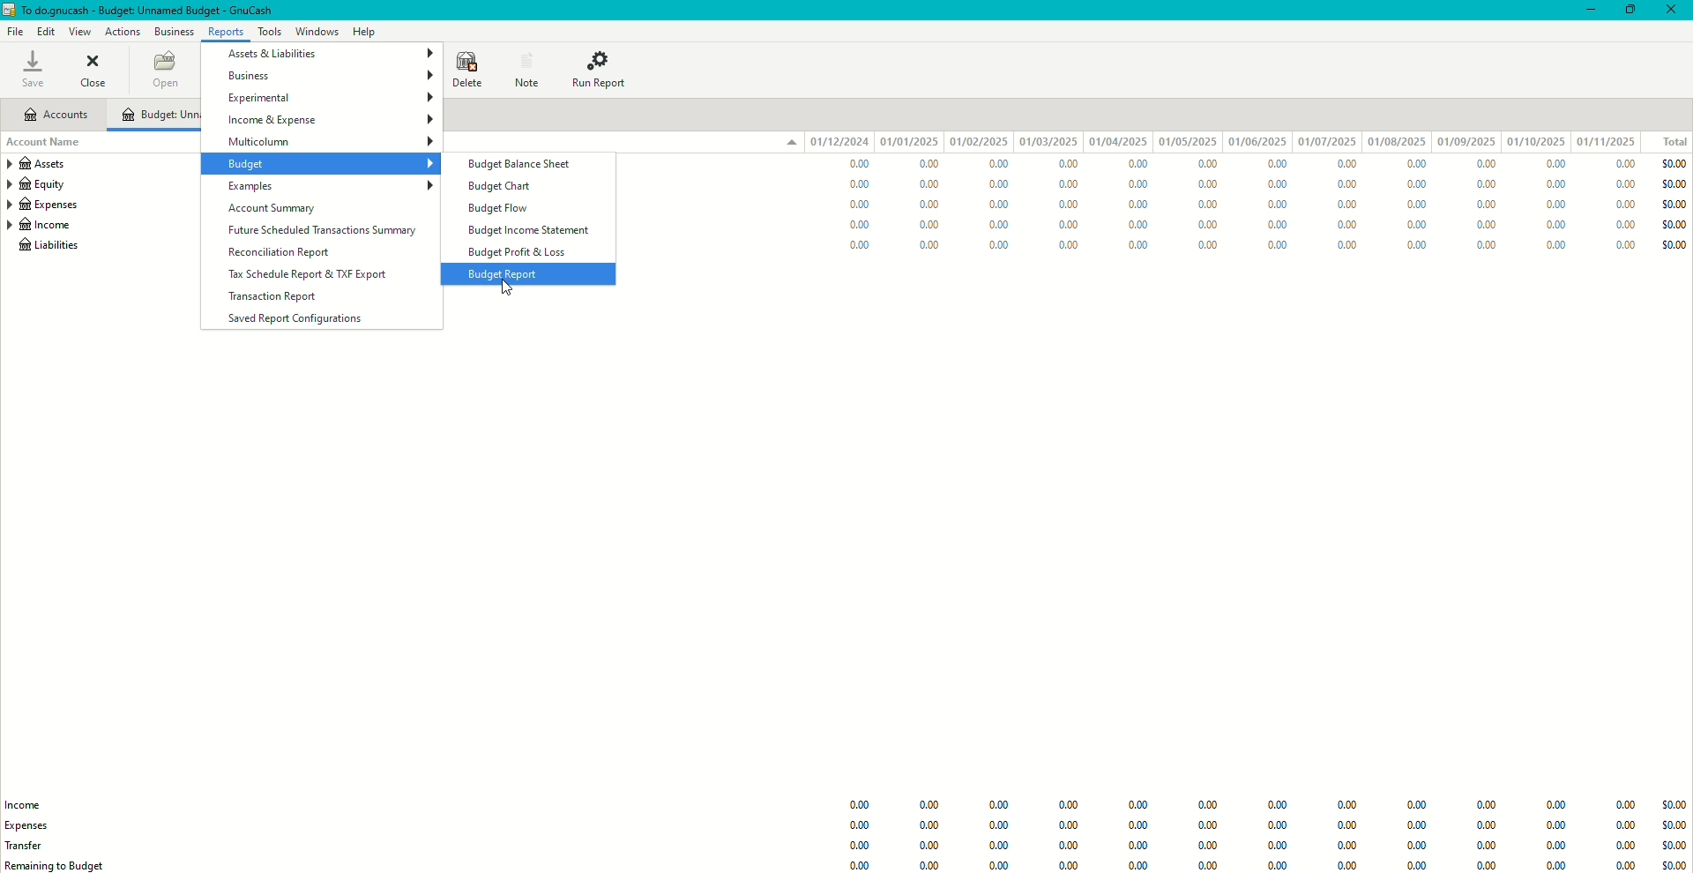 This screenshot has height=873, width=1693. What do you see at coordinates (1398, 143) in the screenshot?
I see `01/08/2025` at bounding box center [1398, 143].